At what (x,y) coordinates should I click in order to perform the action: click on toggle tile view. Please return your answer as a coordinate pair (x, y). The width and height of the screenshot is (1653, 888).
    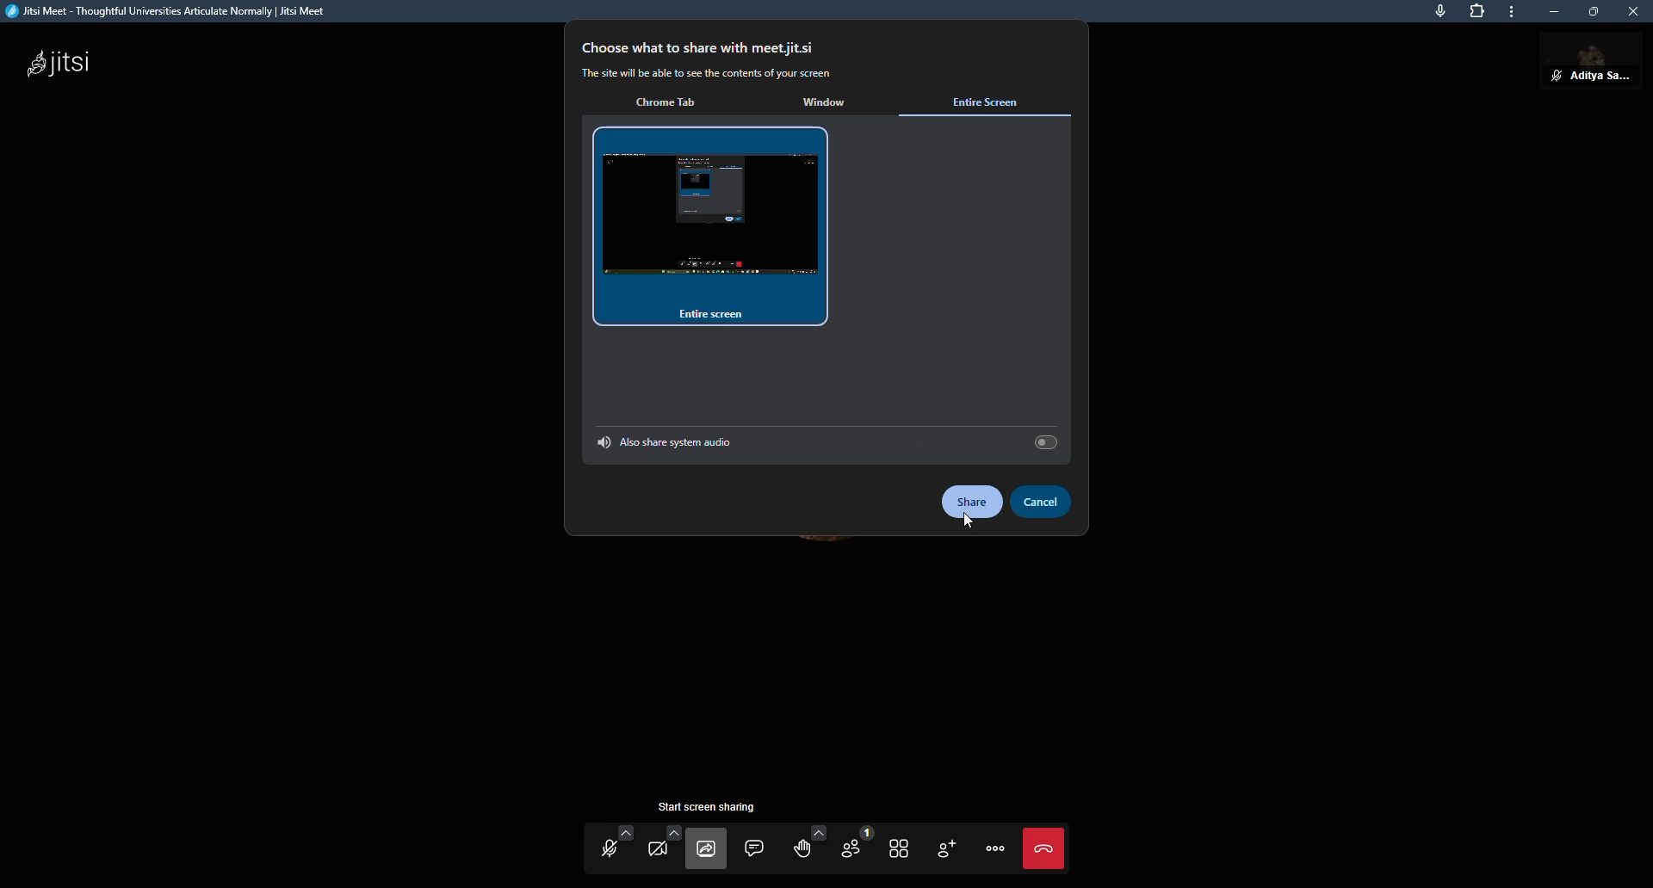
    Looking at the image, I should click on (899, 847).